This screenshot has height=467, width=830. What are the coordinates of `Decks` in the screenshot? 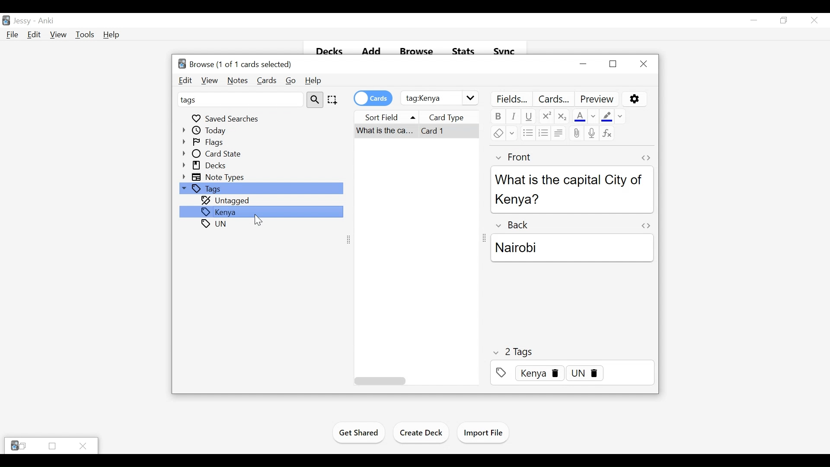 It's located at (205, 166).